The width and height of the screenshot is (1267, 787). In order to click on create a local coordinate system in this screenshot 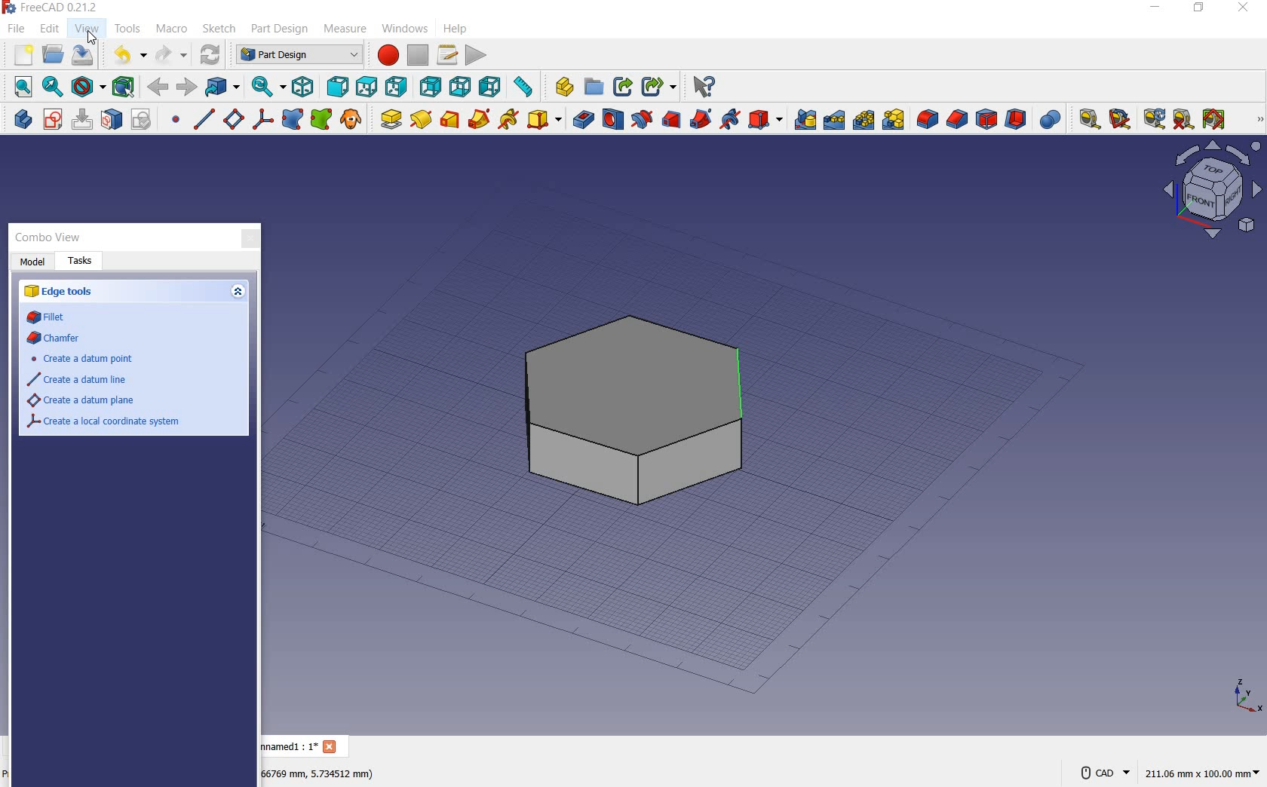, I will do `click(106, 422)`.